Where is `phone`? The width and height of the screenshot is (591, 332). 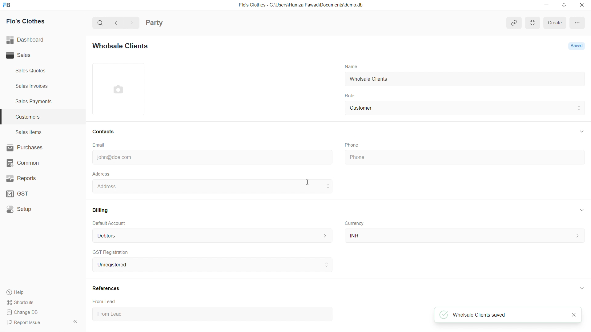 phone is located at coordinates (457, 157).